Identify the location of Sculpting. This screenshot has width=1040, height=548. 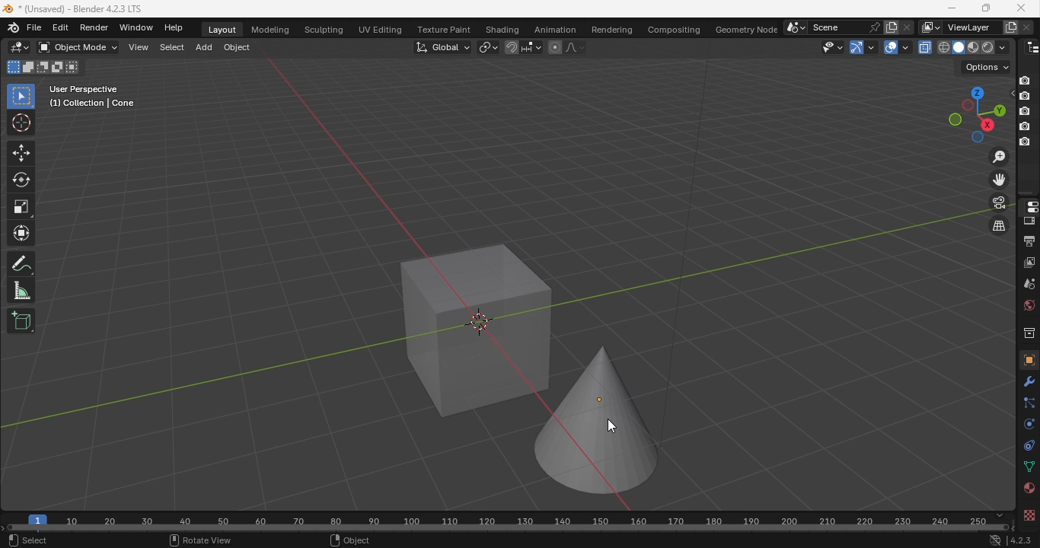
(324, 30).